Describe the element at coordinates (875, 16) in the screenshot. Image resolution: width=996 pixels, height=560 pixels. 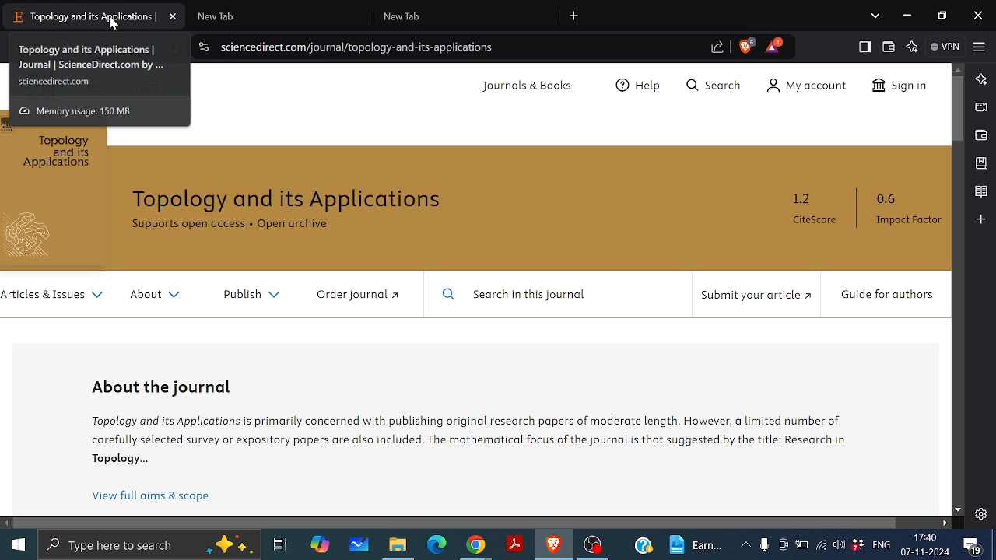
I see `Search tab` at that location.